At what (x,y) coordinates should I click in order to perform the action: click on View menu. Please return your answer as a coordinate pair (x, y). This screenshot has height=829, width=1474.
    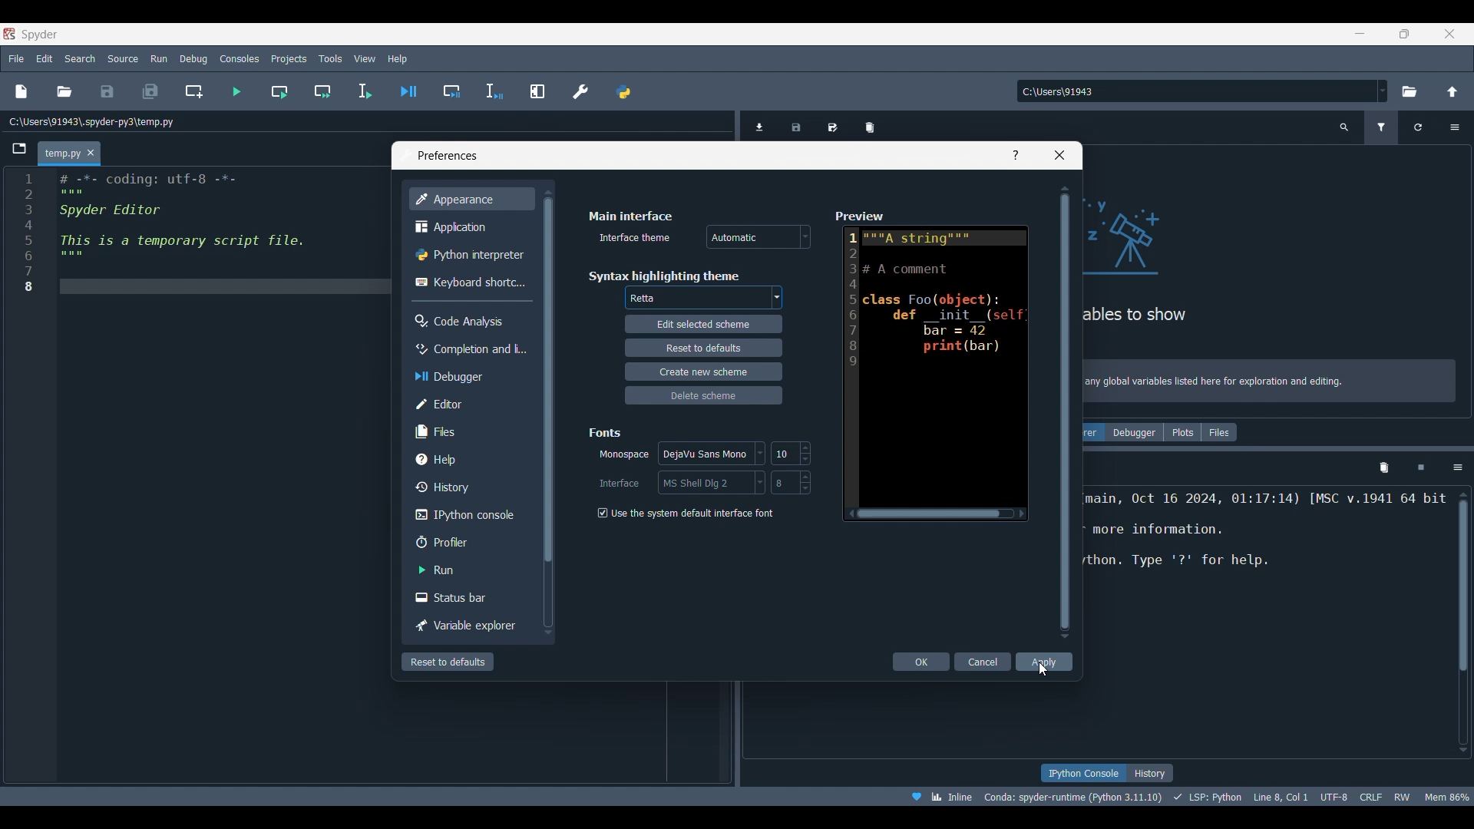
    Looking at the image, I should click on (365, 59).